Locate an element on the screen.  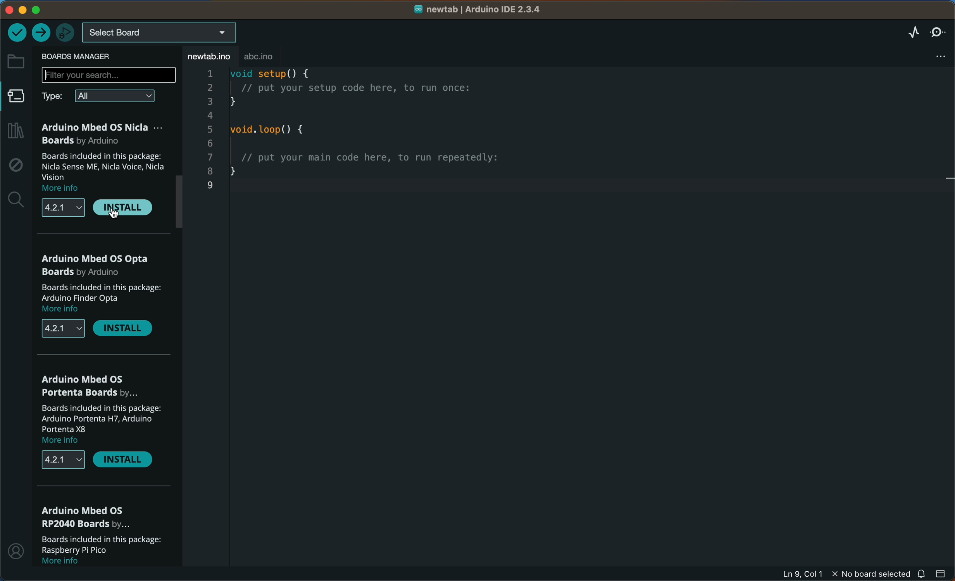
board manager is located at coordinates (84, 57).